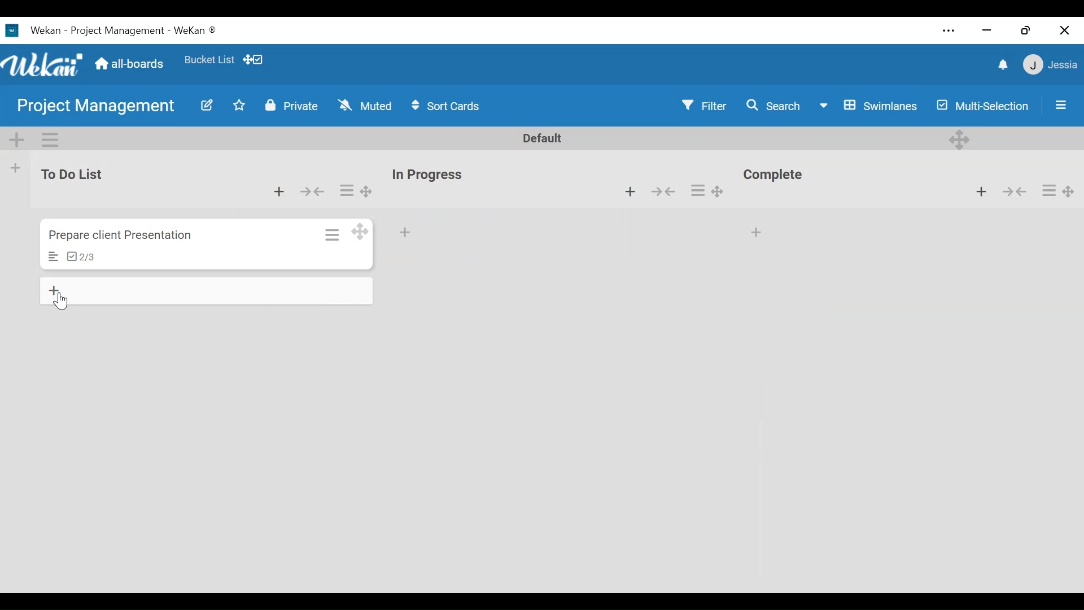  Describe the element at coordinates (1000, 64) in the screenshot. I see `notifications` at that location.